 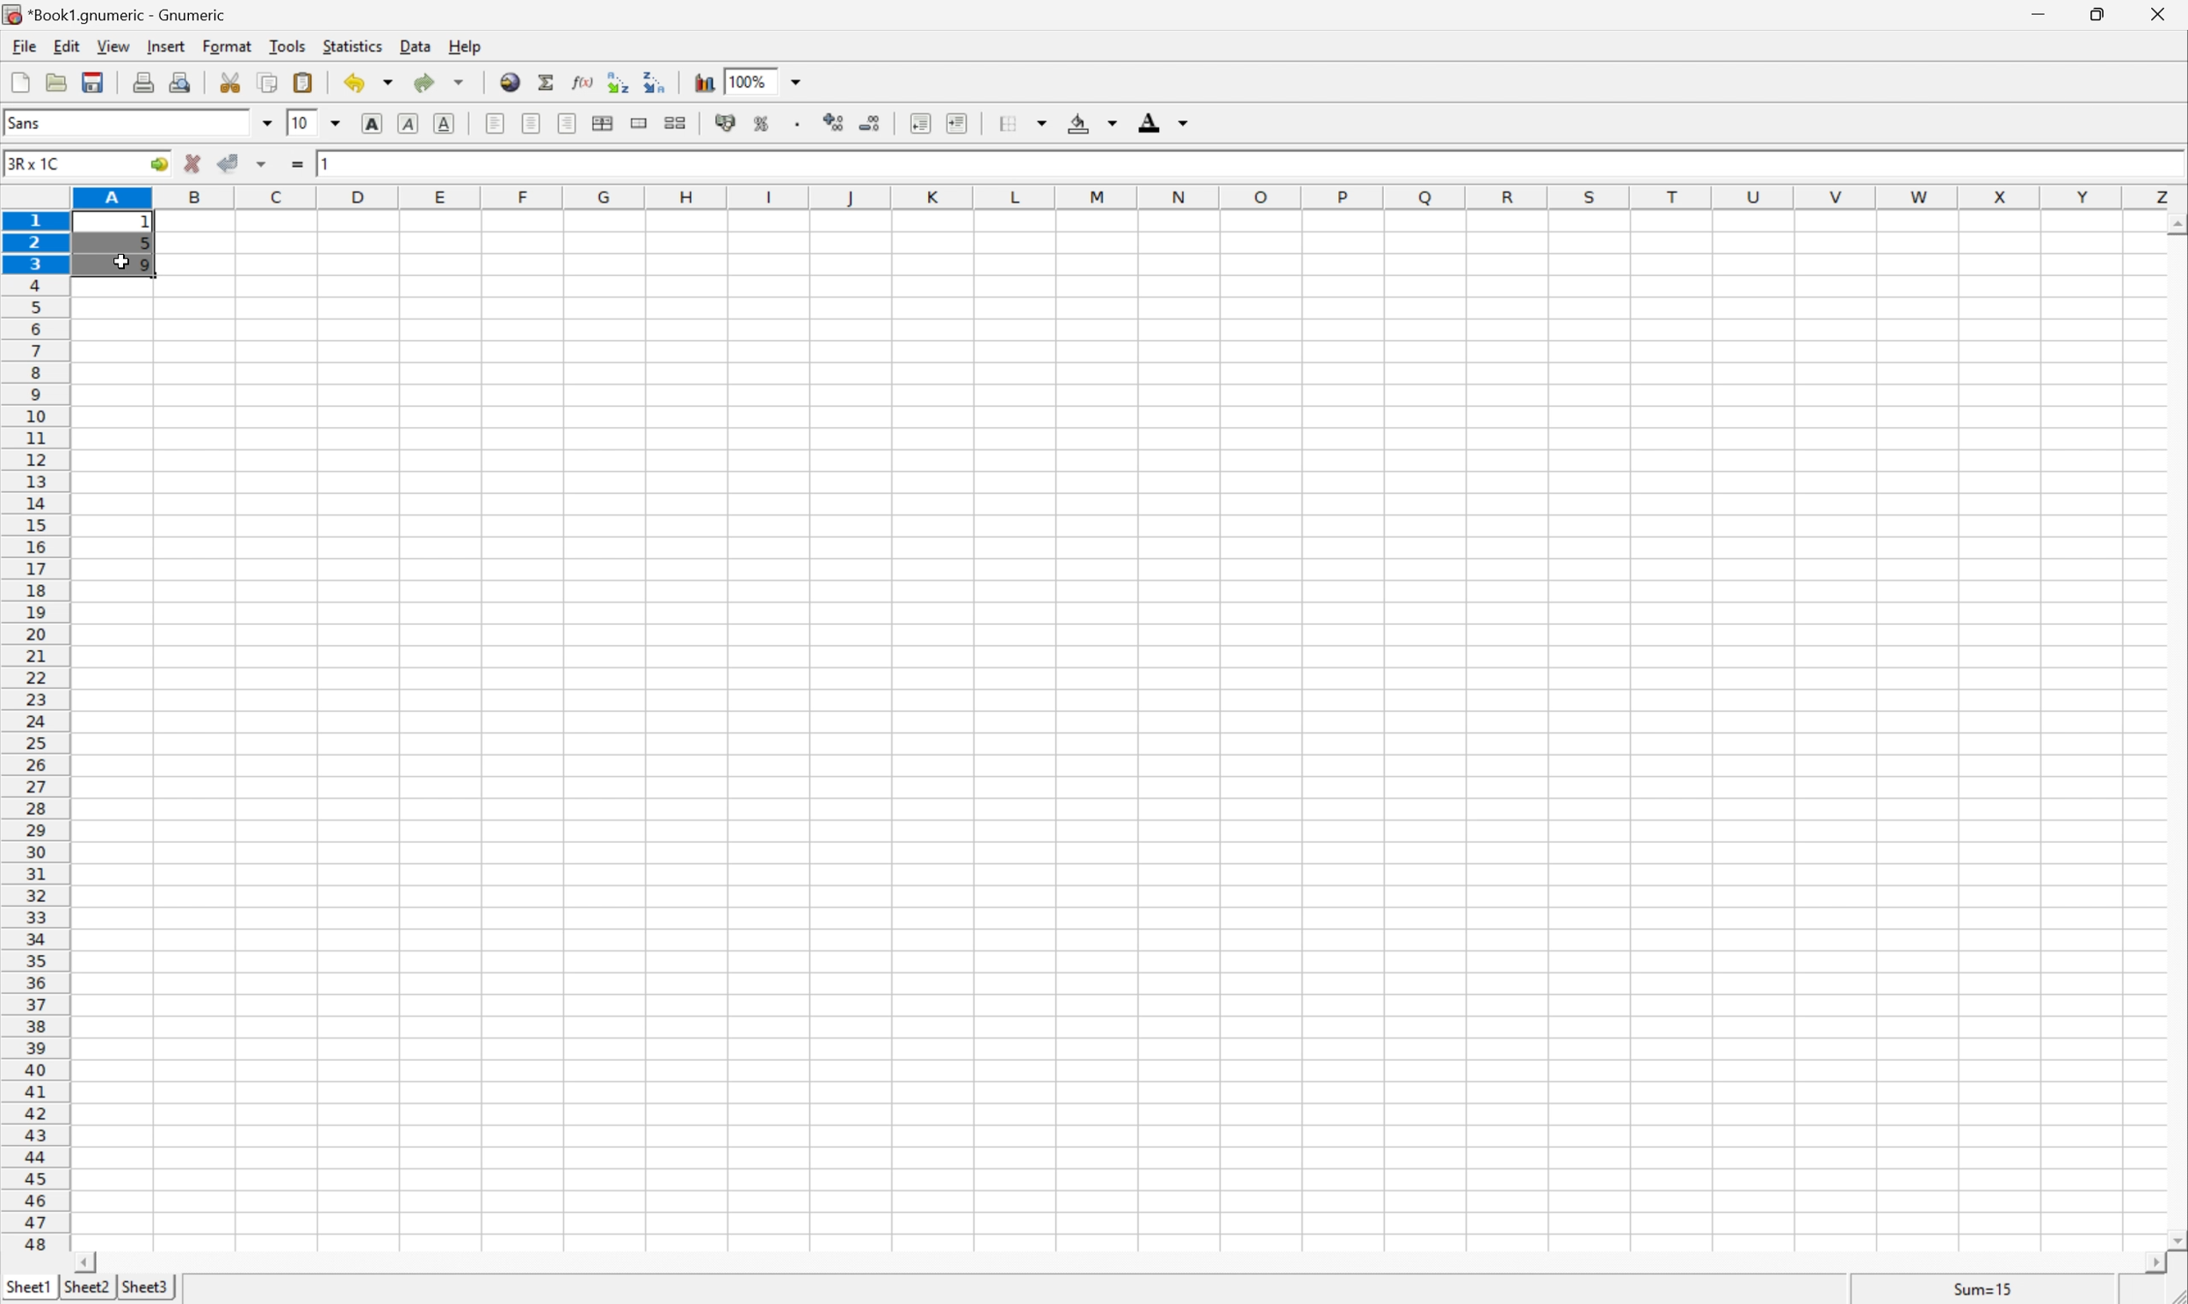 I want to click on italic, so click(x=410, y=121).